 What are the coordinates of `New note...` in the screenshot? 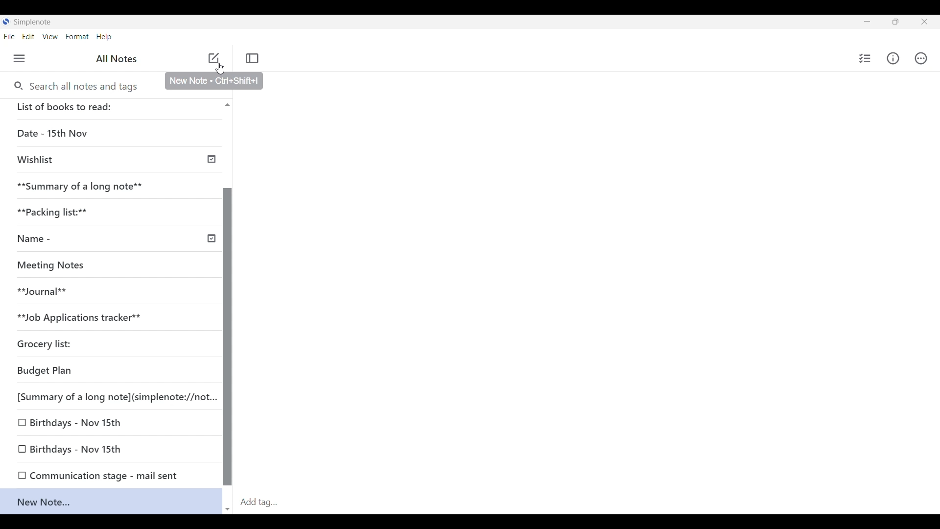 It's located at (116, 502).